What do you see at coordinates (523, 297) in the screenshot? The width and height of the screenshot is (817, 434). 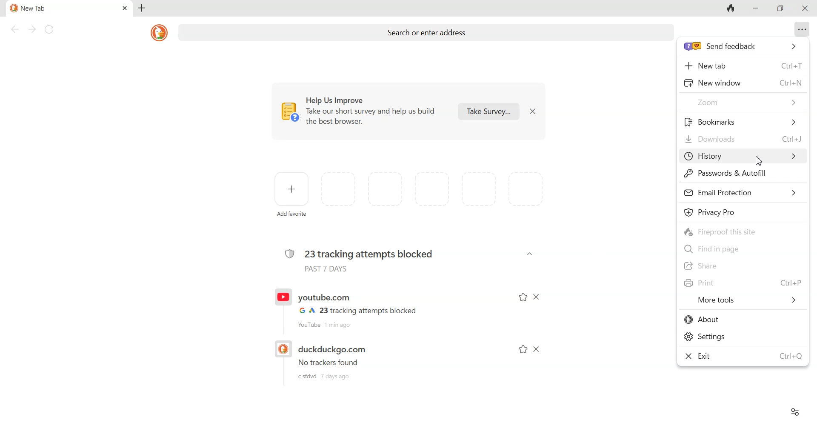 I see `Add to favorite` at bounding box center [523, 297].